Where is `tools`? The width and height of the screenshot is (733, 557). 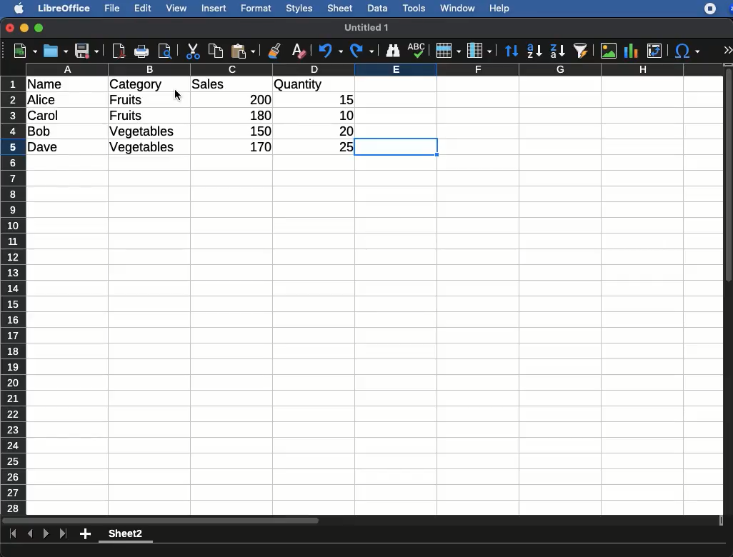
tools is located at coordinates (415, 8).